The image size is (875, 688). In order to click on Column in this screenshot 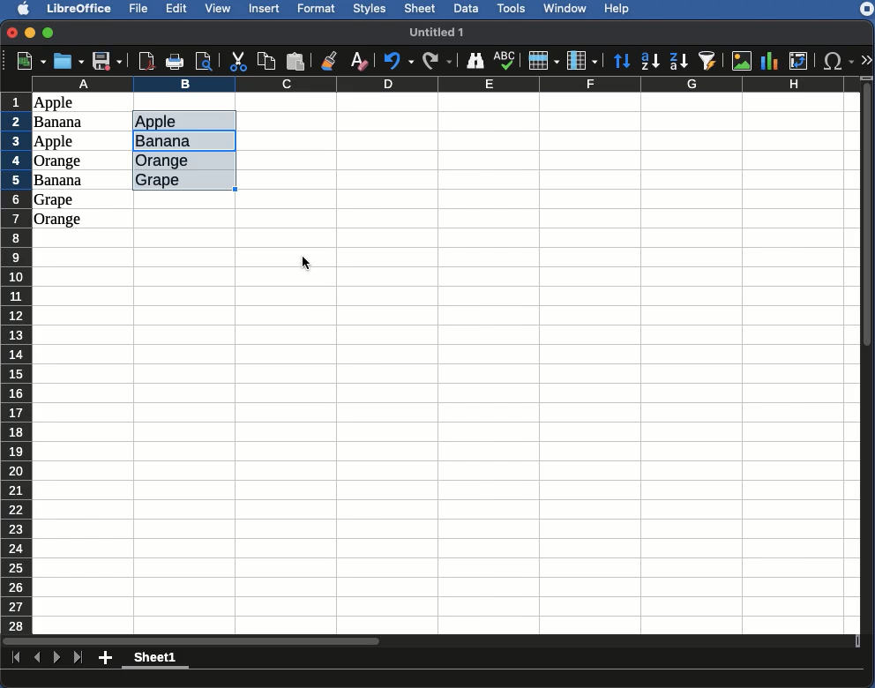, I will do `click(582, 61)`.